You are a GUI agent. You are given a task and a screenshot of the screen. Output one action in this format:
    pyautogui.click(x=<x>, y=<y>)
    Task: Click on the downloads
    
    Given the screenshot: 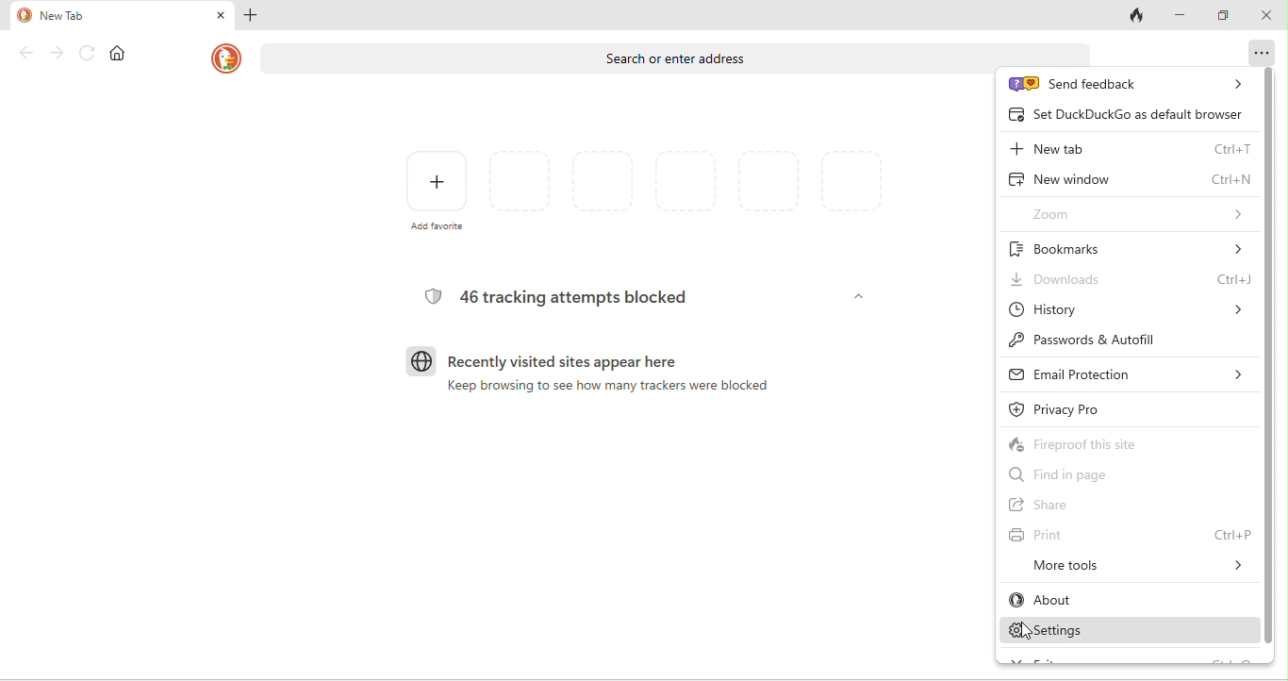 What is the action you would take?
    pyautogui.click(x=1129, y=281)
    